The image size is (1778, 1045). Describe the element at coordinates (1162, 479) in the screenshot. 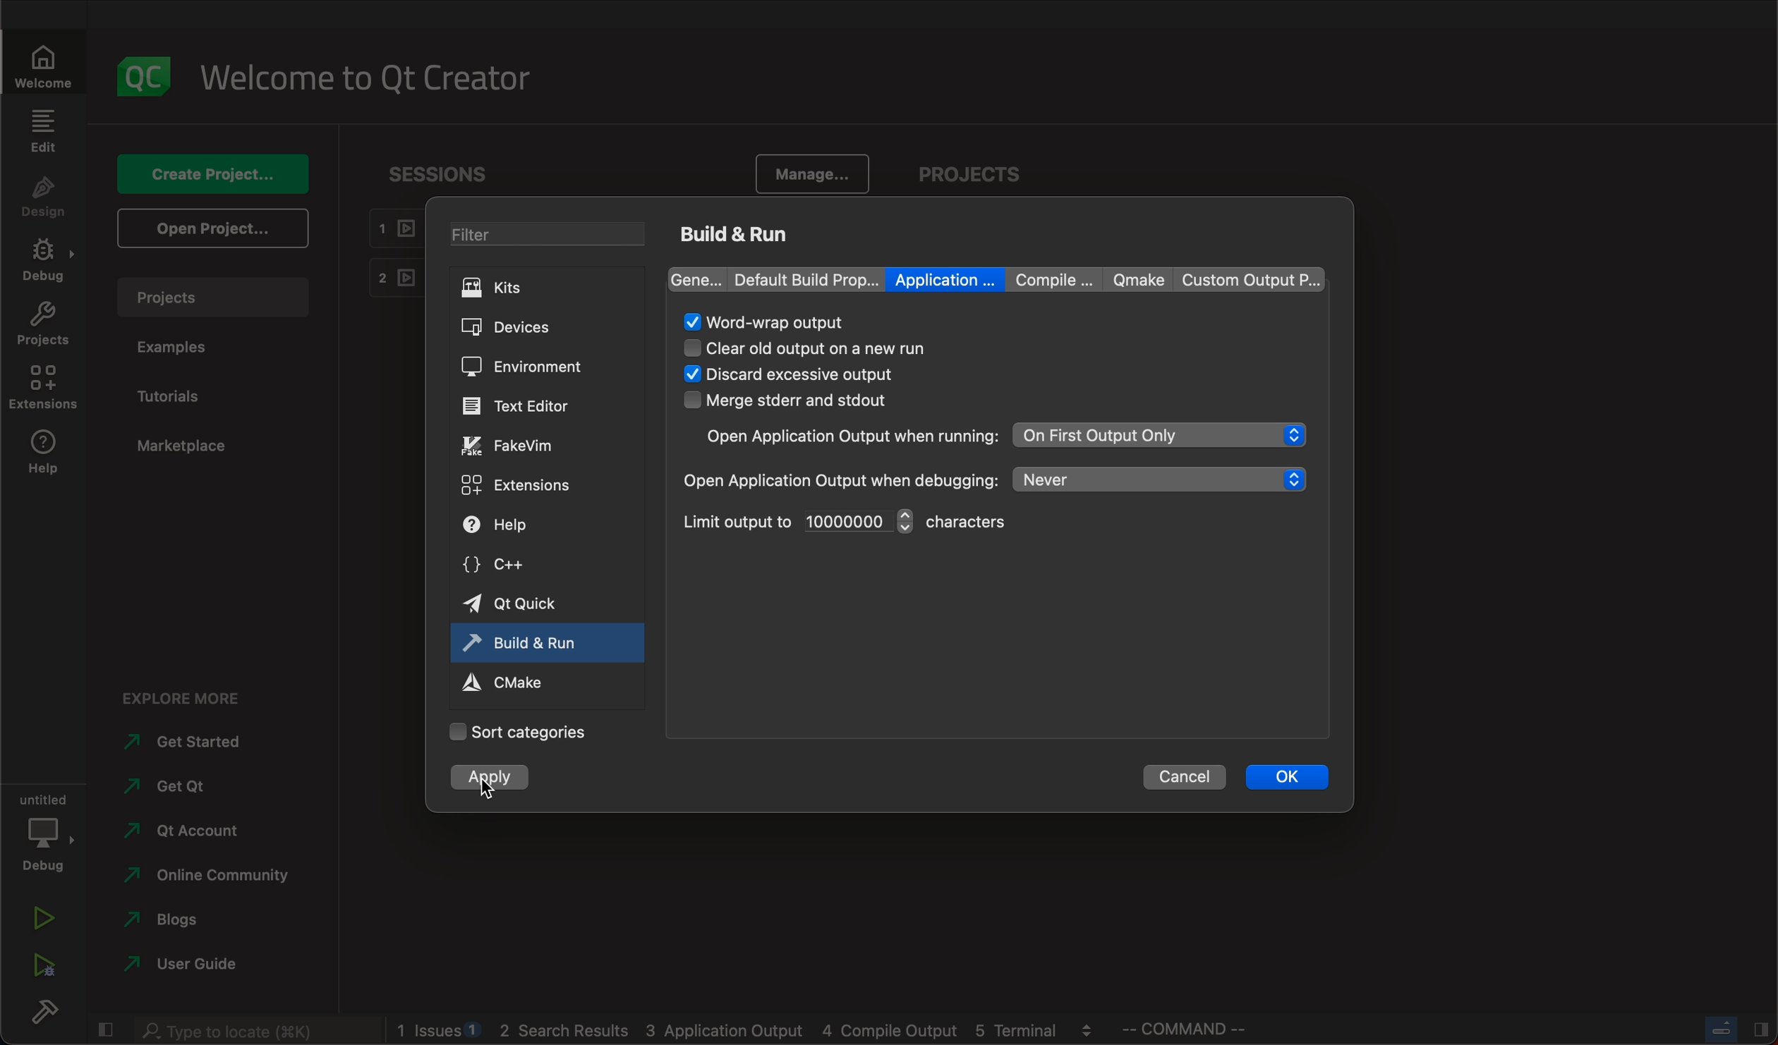

I see `never` at that location.